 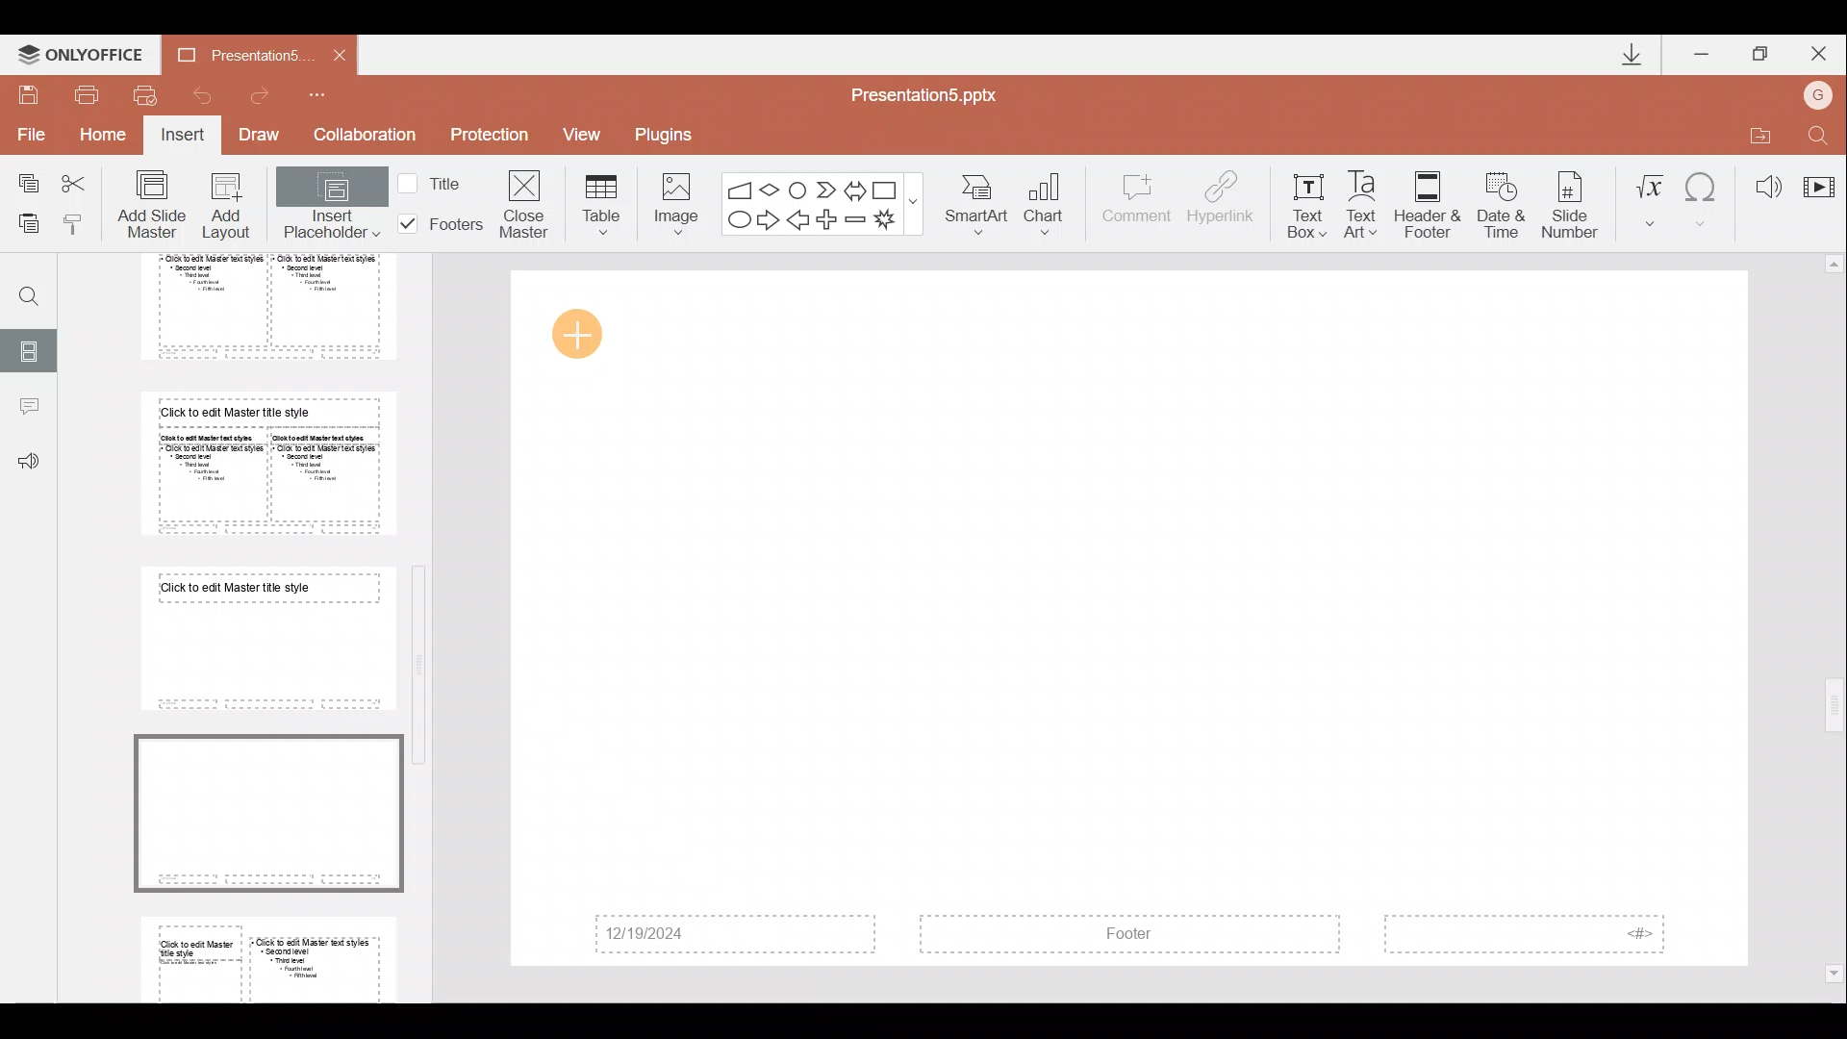 What do you see at coordinates (1834, 620) in the screenshot?
I see `Scroll bar` at bounding box center [1834, 620].